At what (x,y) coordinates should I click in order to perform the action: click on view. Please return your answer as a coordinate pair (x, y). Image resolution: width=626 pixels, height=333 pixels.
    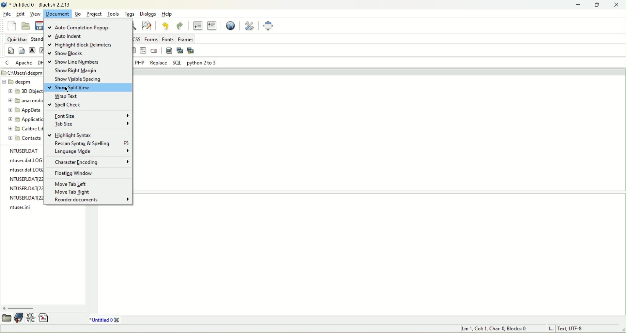
    Looking at the image, I should click on (36, 13).